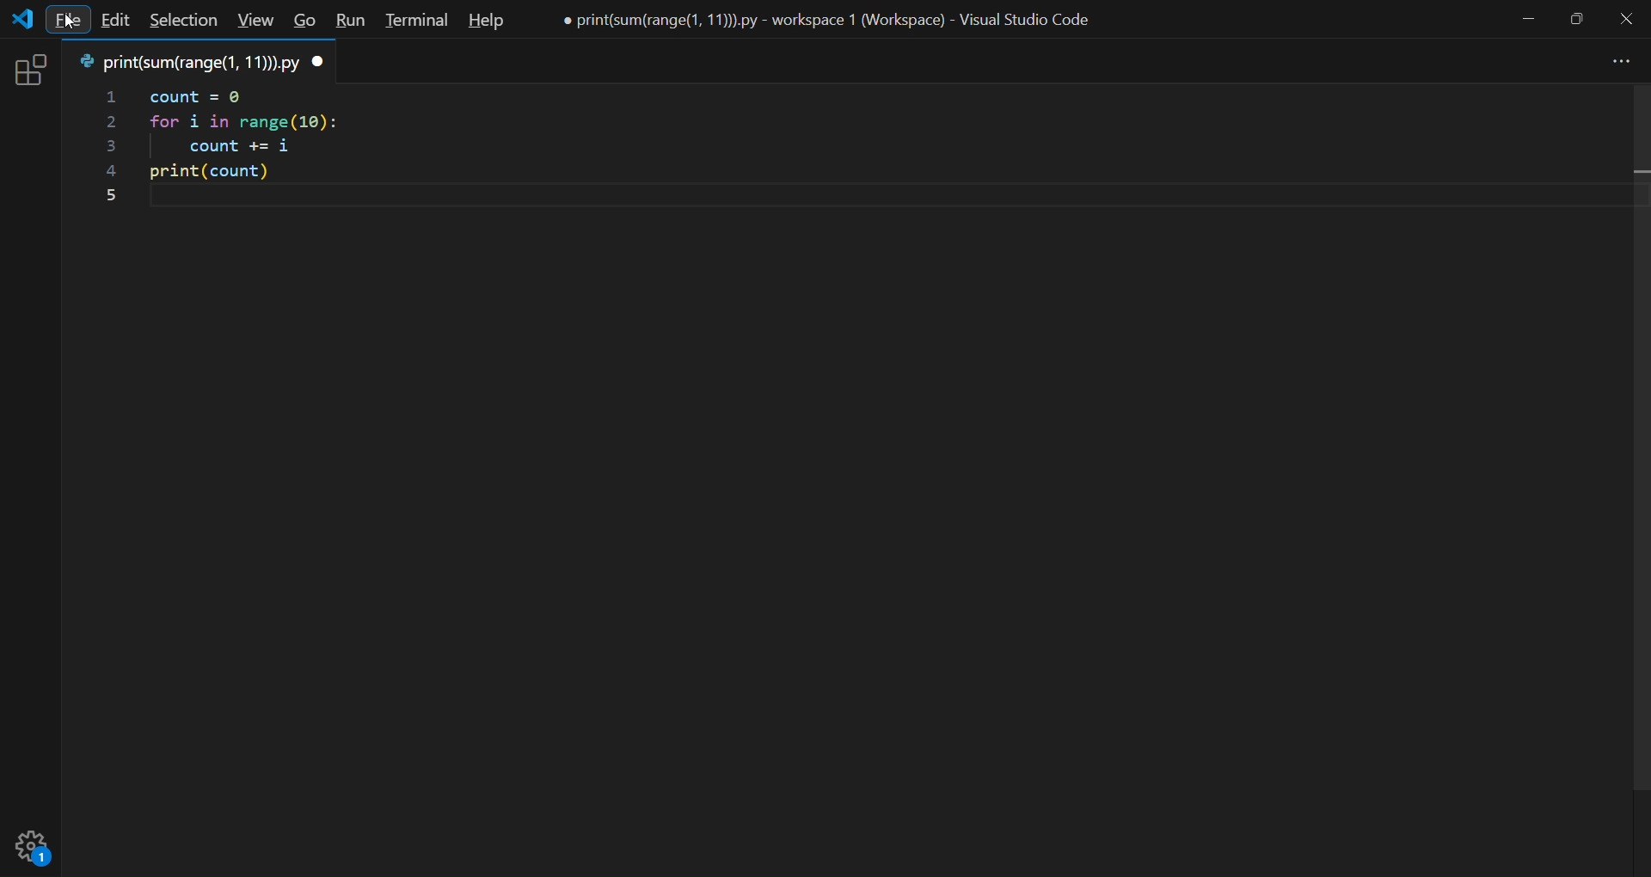 The height and width of the screenshot is (877, 1651). What do you see at coordinates (837, 20) in the screenshot?
I see `title` at bounding box center [837, 20].